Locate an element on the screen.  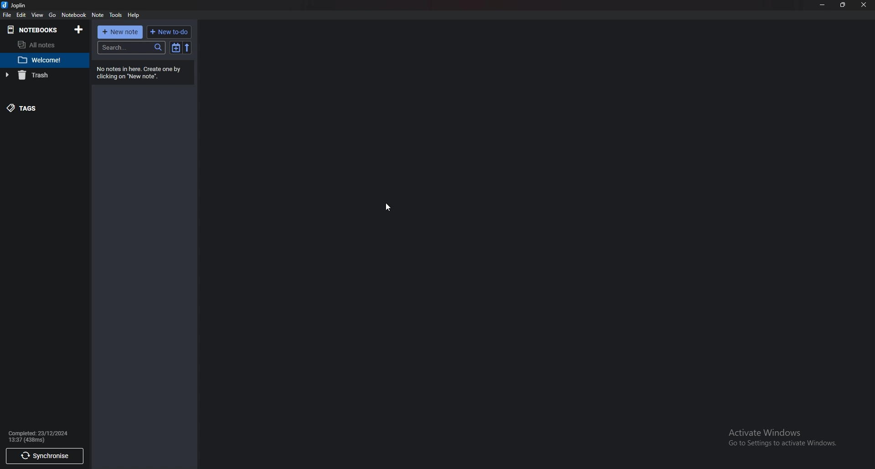
Synchronize is located at coordinates (46, 457).